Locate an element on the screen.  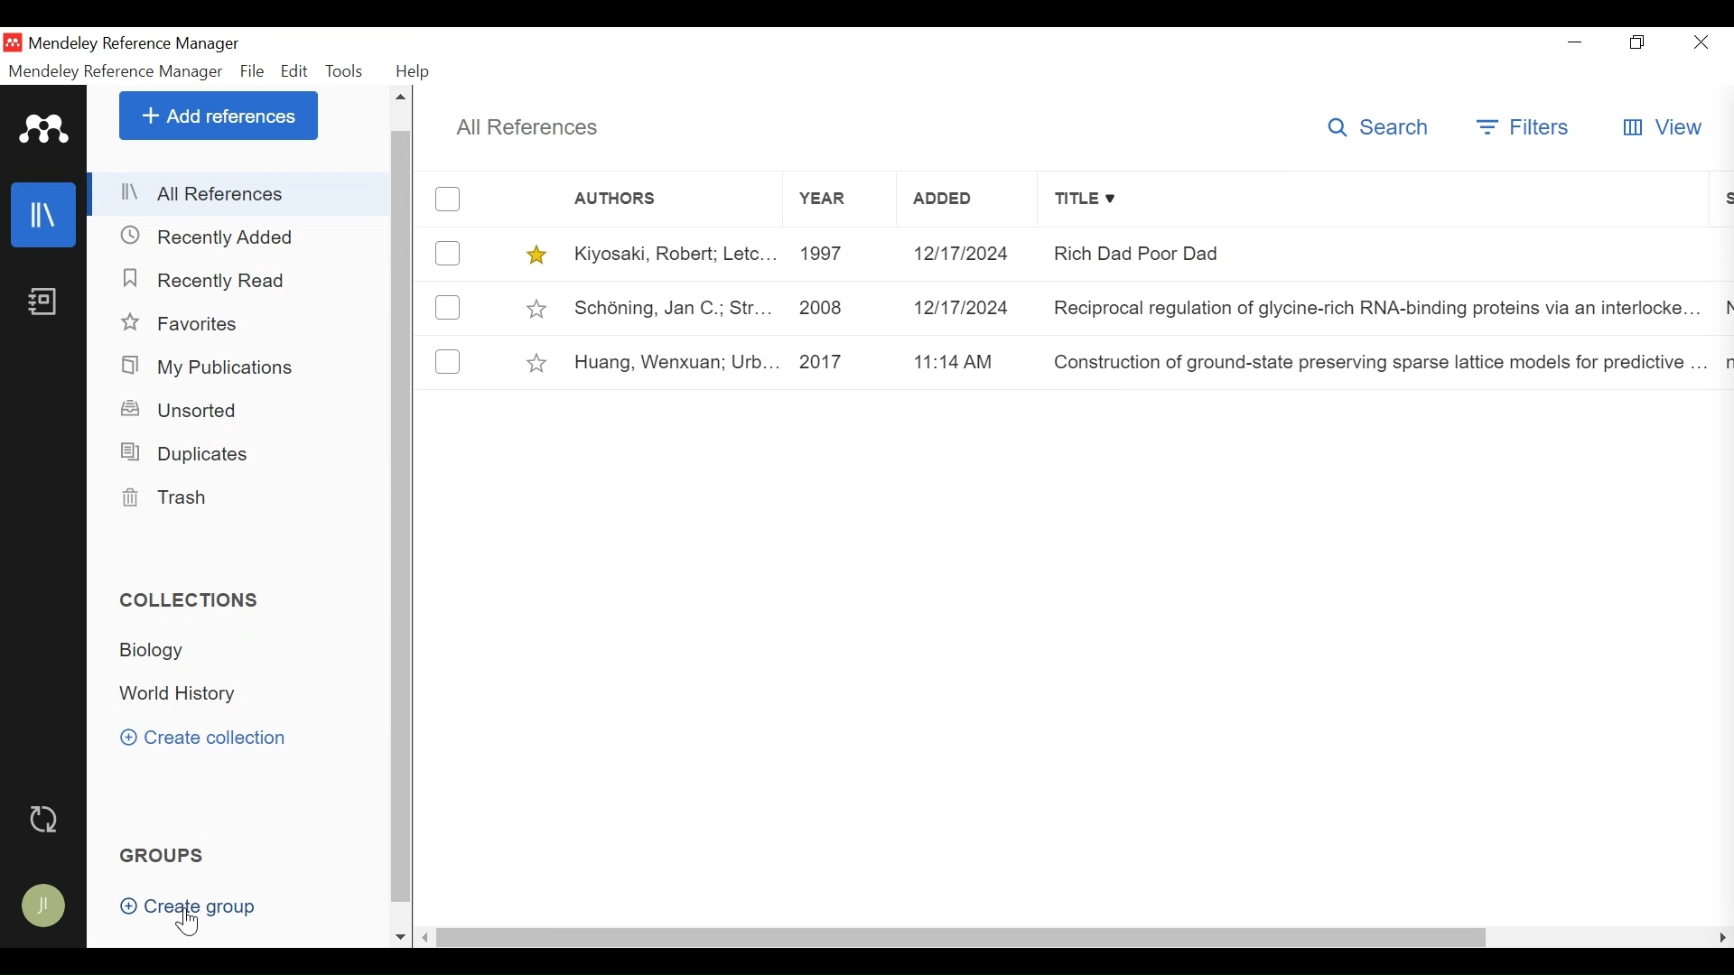
Huang, Wenxuan; Urb is located at coordinates (674, 361).